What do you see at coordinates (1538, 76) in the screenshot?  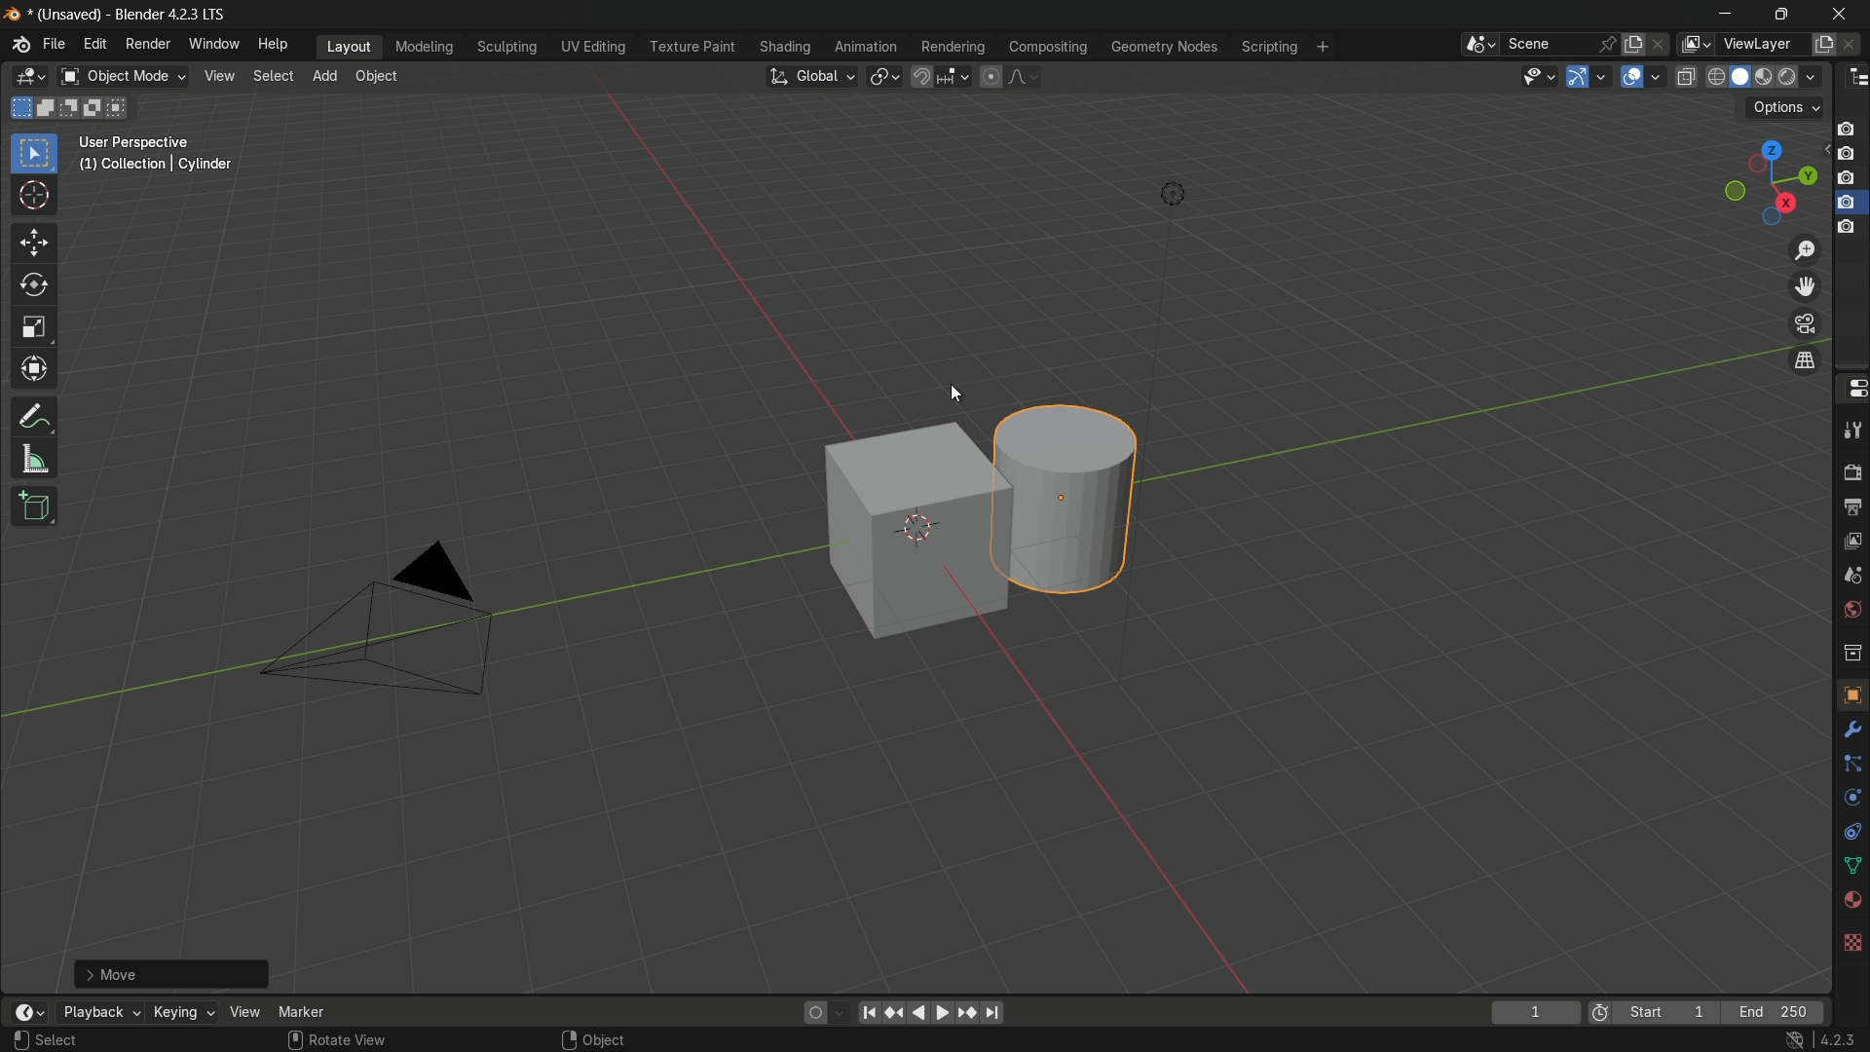 I see `selectability and visibility` at bounding box center [1538, 76].